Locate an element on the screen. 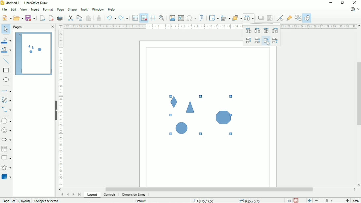  Undo is located at coordinates (111, 18).